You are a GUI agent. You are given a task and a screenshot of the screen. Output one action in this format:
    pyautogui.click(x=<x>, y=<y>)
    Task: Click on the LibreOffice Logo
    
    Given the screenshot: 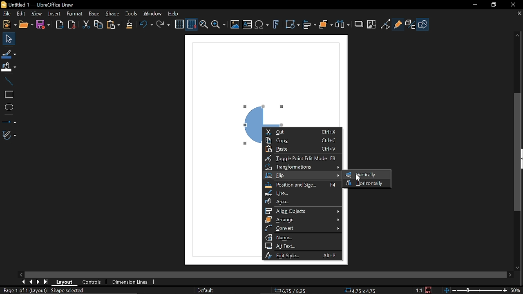 What is the action you would take?
    pyautogui.click(x=4, y=4)
    